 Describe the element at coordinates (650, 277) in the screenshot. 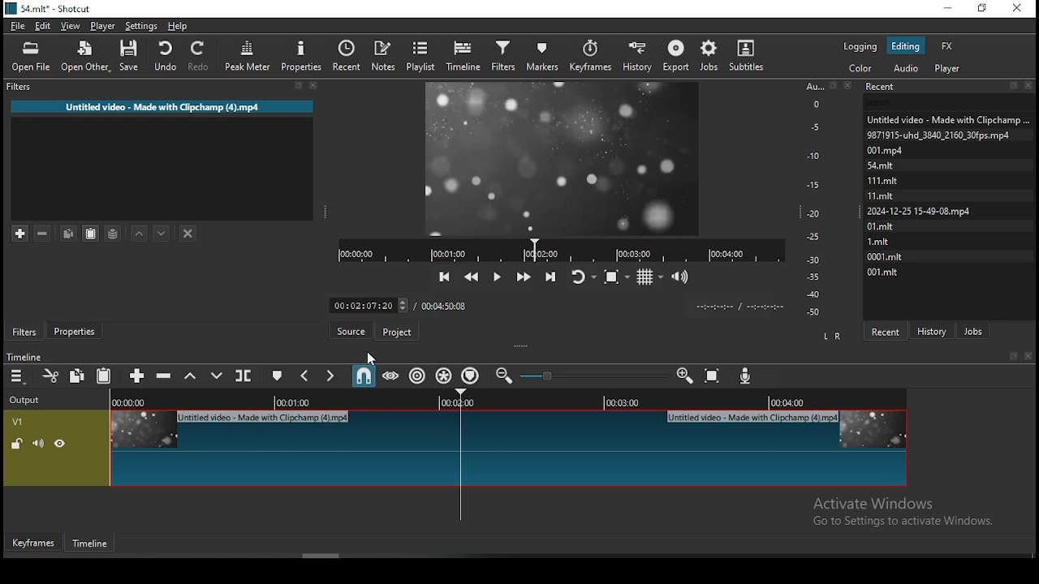

I see `toggle grid display on the player` at that location.